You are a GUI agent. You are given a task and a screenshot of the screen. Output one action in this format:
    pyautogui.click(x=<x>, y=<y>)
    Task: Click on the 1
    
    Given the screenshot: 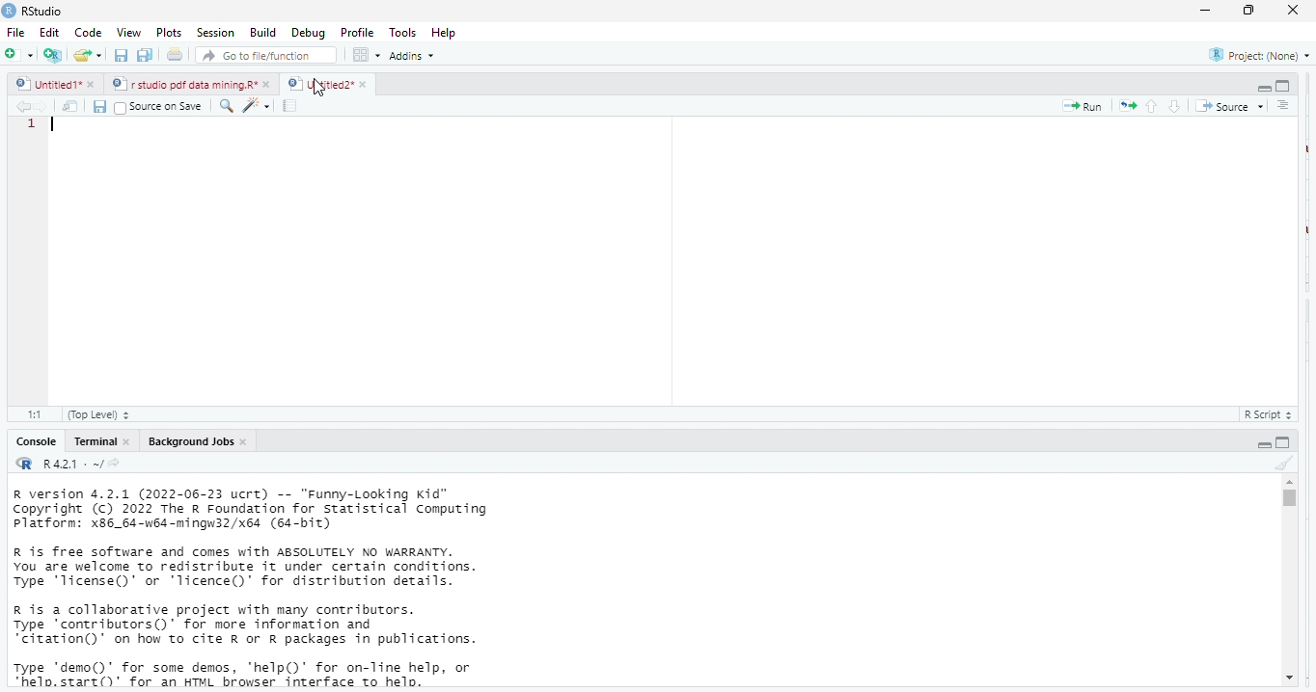 What is the action you would take?
    pyautogui.click(x=34, y=129)
    